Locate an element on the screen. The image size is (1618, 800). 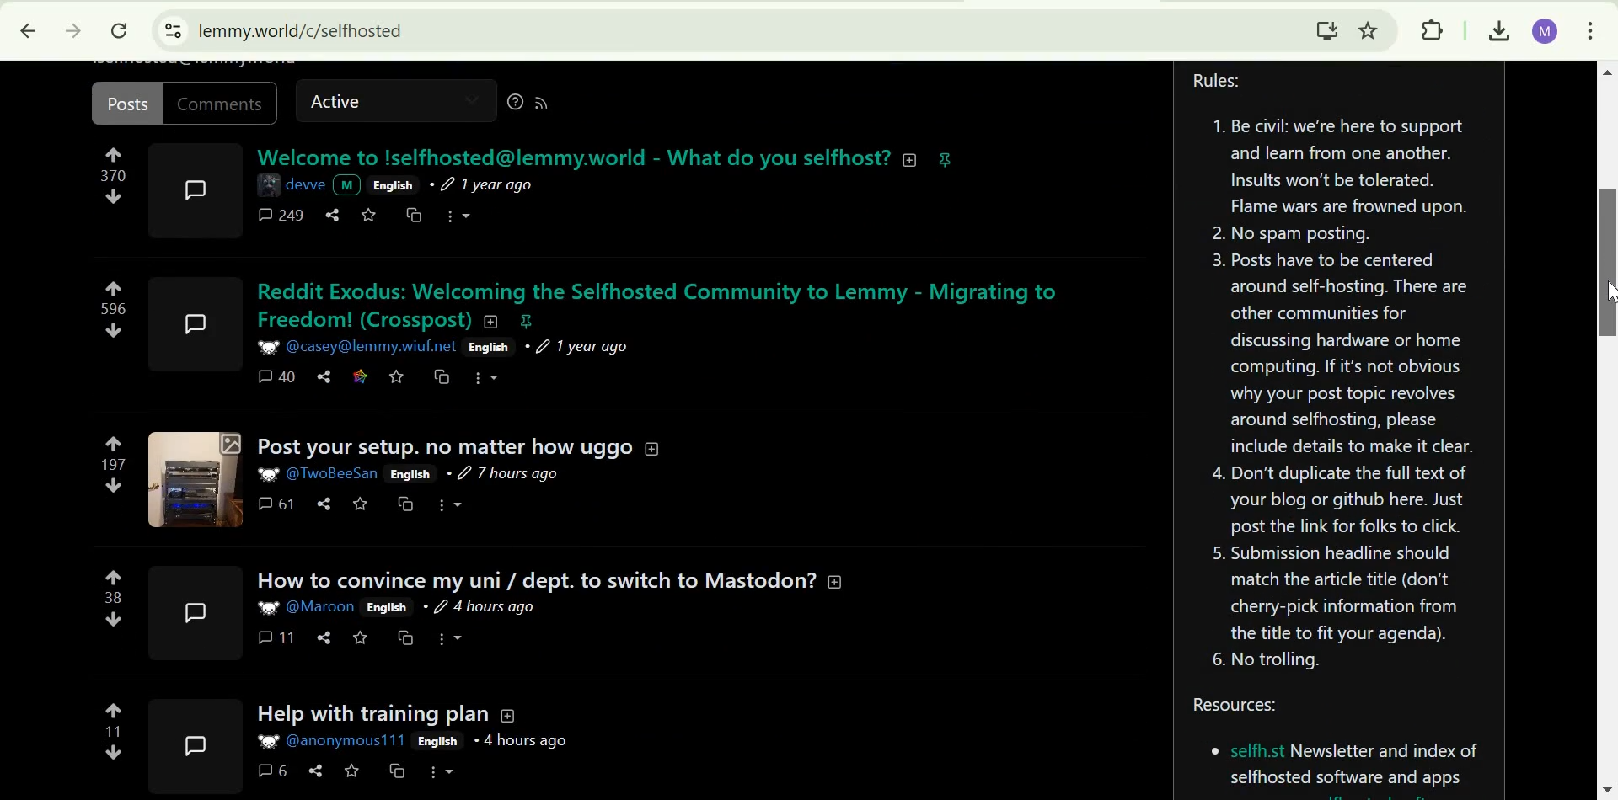
picture is located at coordinates (267, 345).